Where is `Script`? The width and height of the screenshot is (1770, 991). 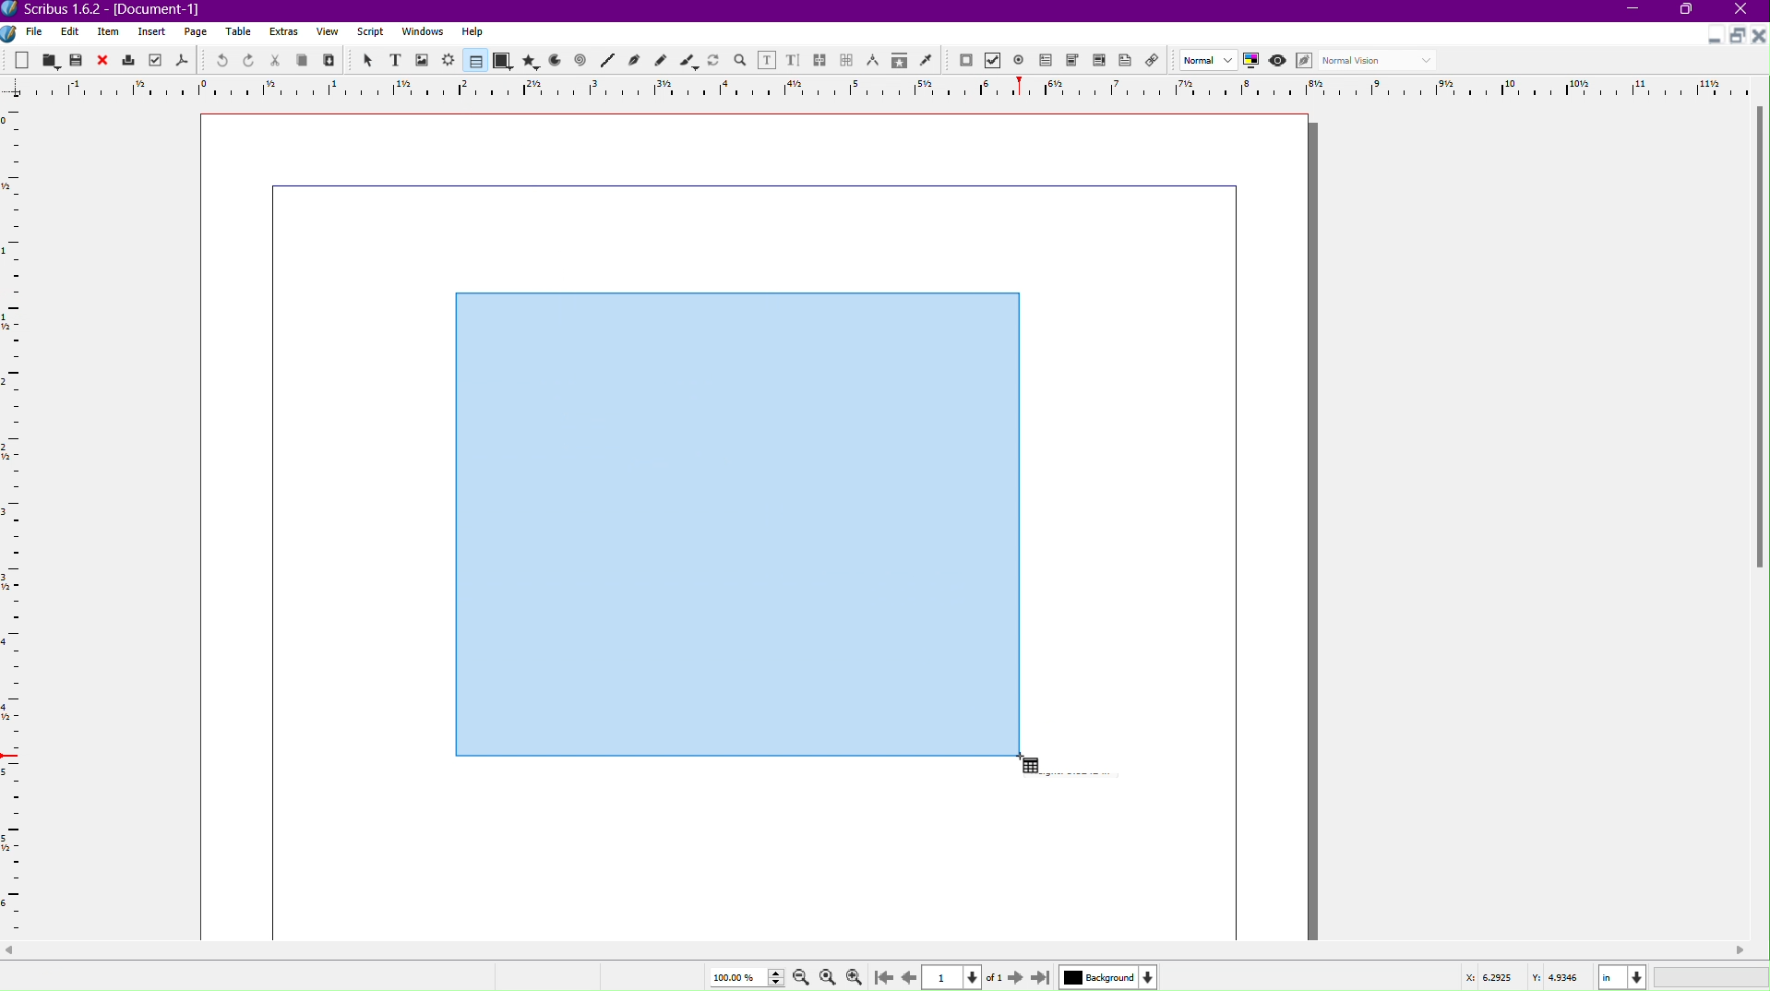 Script is located at coordinates (370, 32).